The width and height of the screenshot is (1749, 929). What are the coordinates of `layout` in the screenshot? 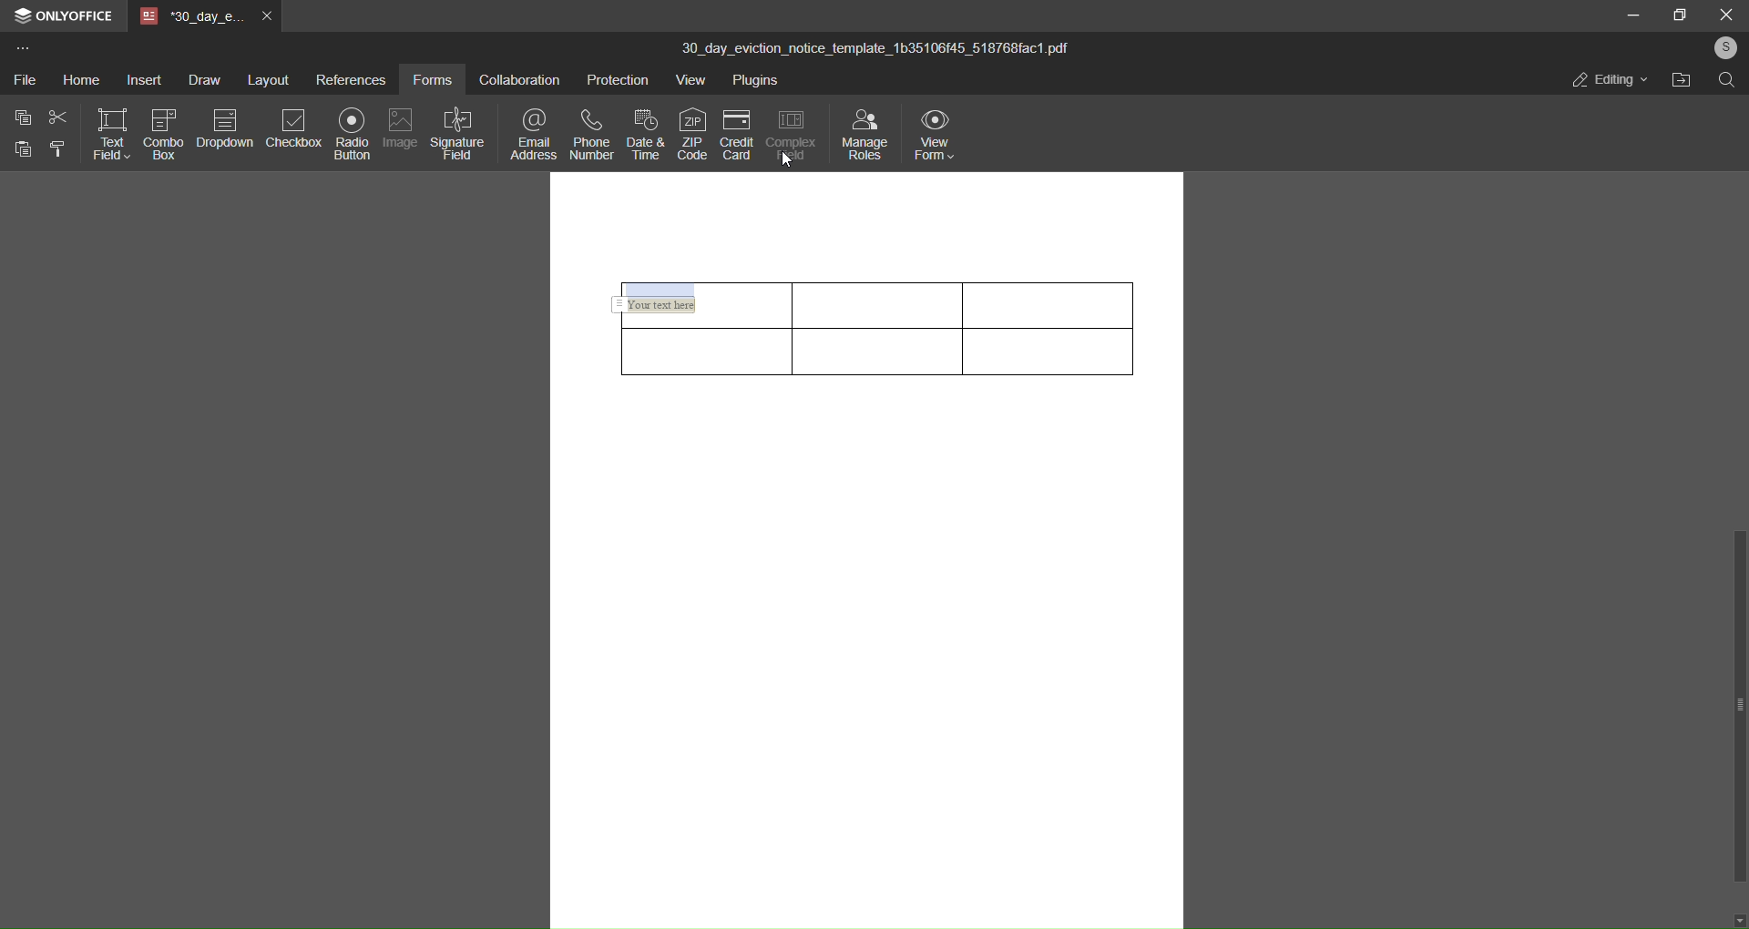 It's located at (270, 78).